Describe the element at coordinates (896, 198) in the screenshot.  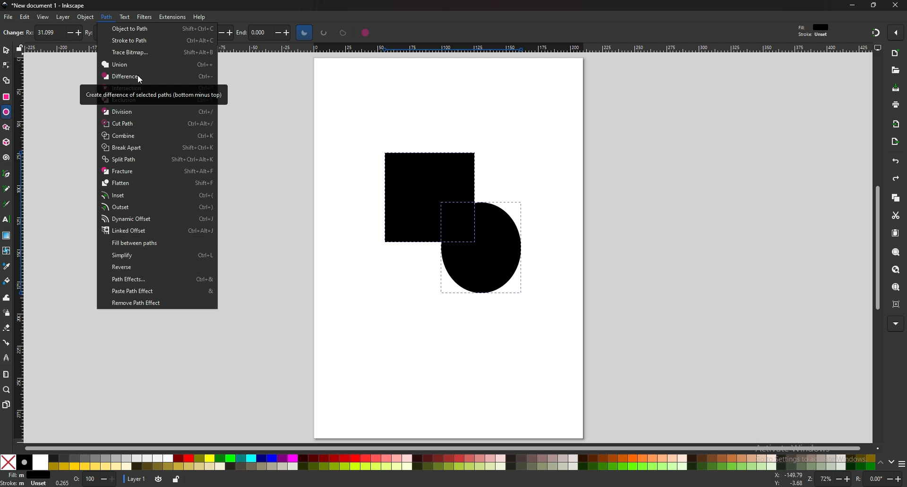
I see `copy` at that location.